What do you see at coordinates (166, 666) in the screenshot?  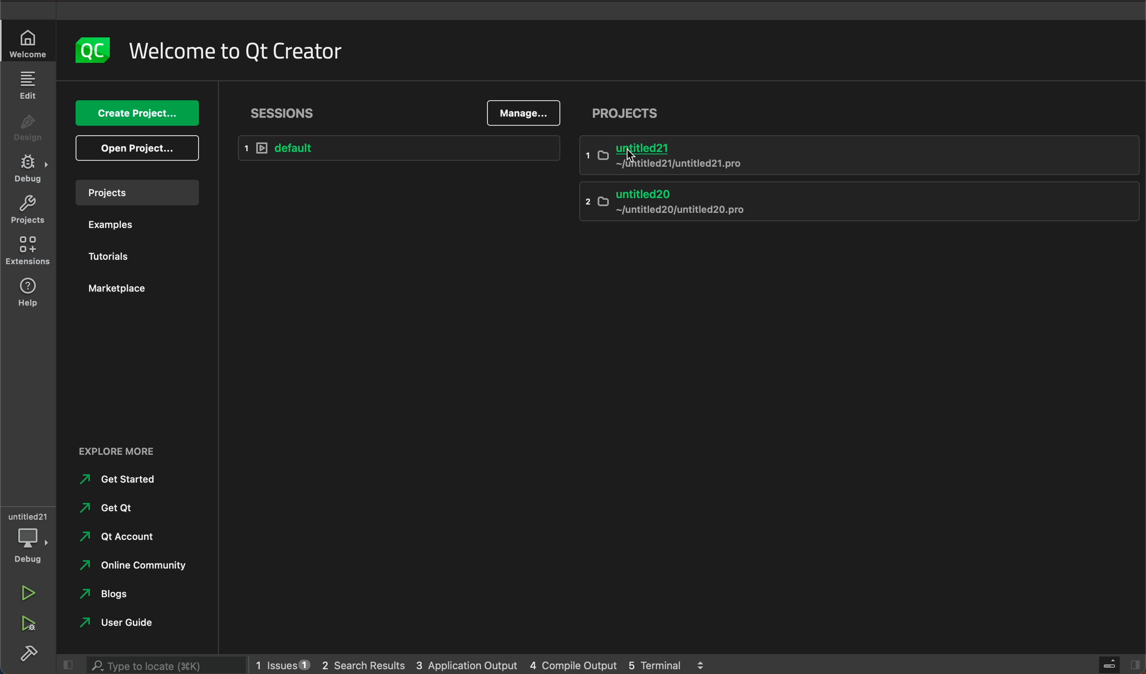 I see `search` at bounding box center [166, 666].